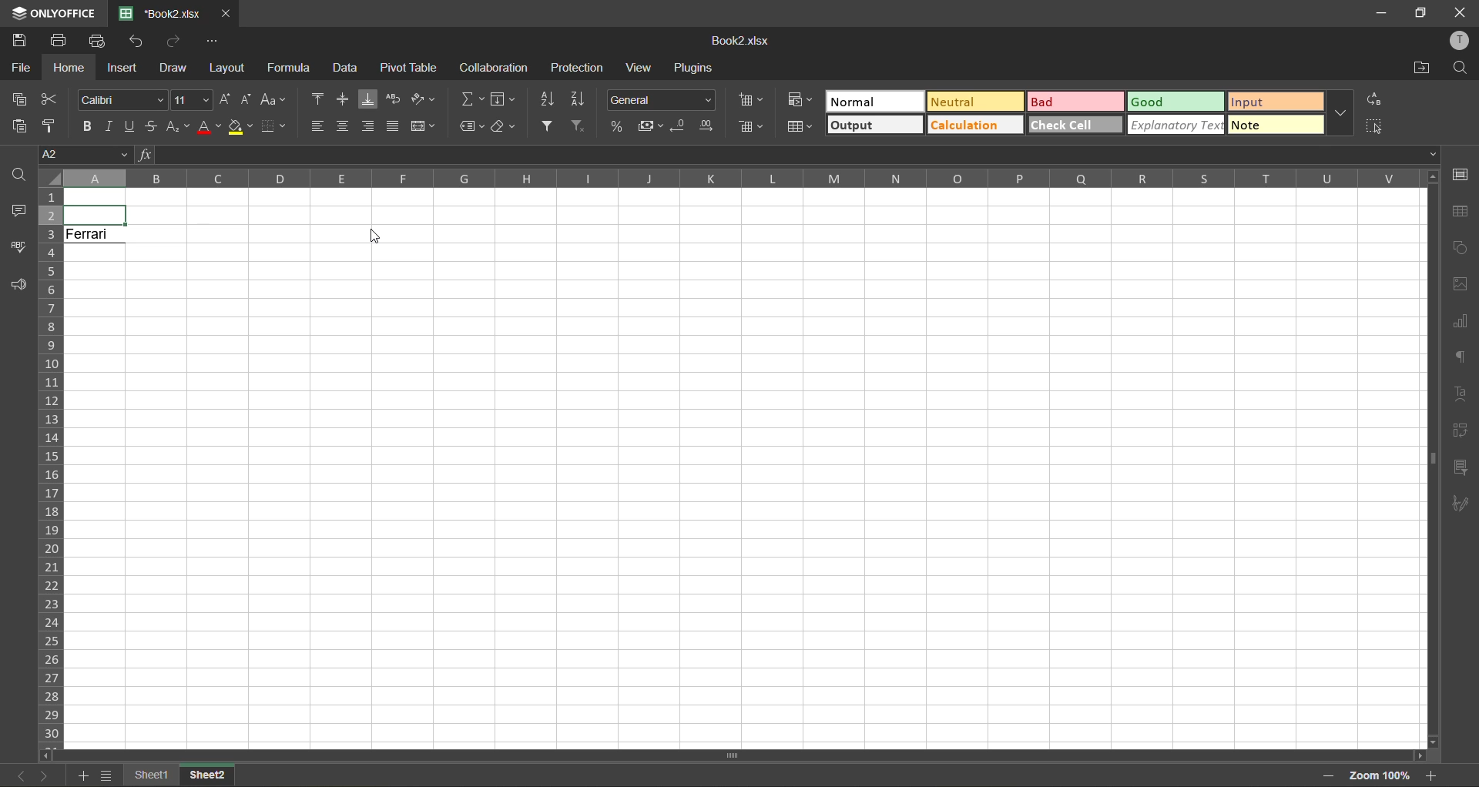 Image resolution: width=1479 pixels, height=787 pixels. I want to click on signature, so click(1461, 505).